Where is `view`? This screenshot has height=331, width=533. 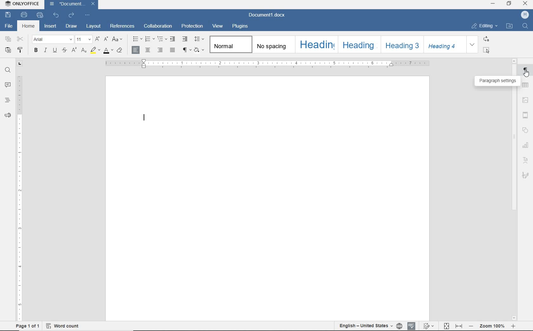
view is located at coordinates (218, 26).